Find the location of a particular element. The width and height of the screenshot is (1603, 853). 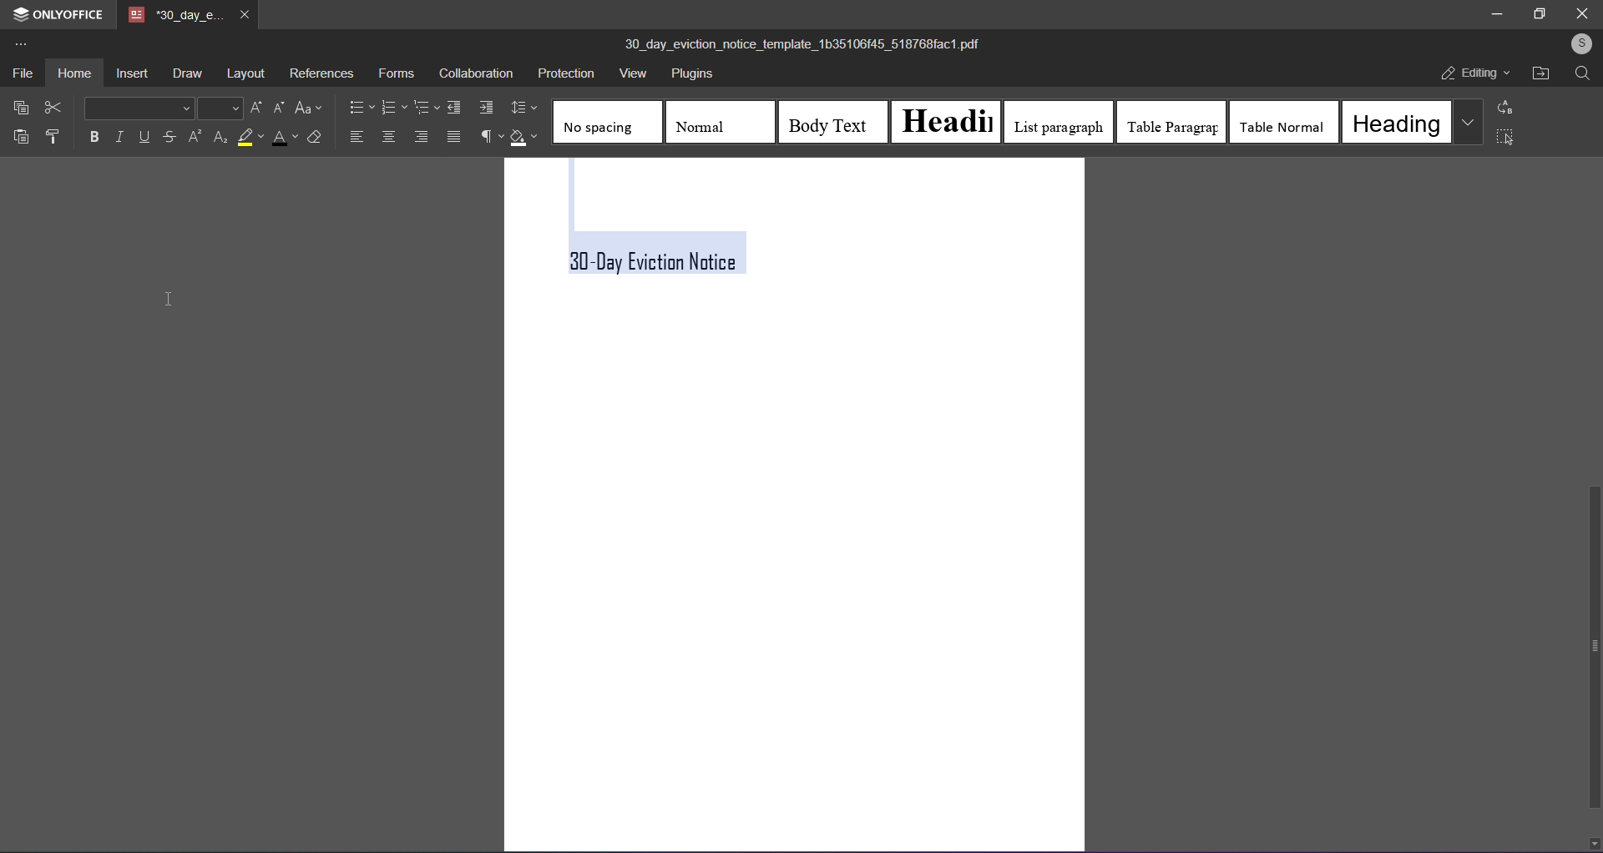

paste is located at coordinates (20, 134).